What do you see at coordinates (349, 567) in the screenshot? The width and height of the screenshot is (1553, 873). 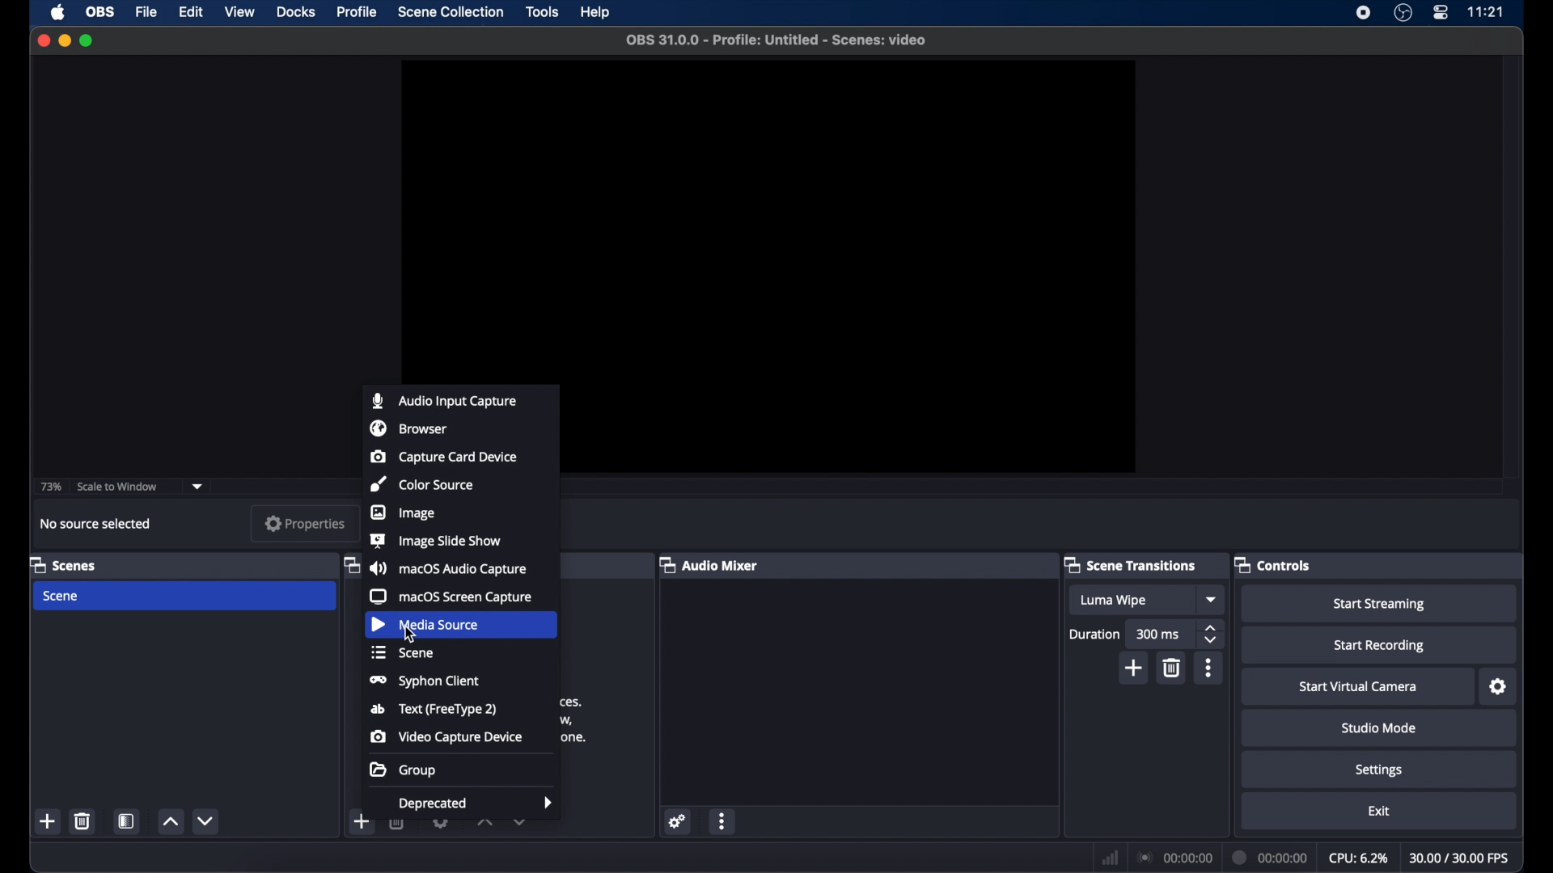 I see `obscure icon` at bounding box center [349, 567].